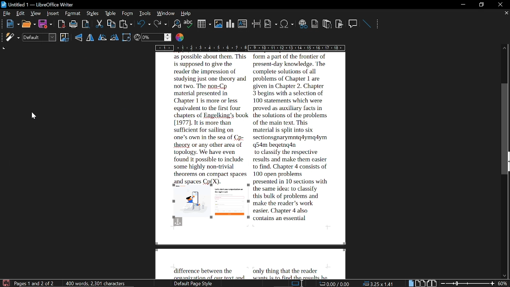 The image size is (510, 287). I want to click on find and replace, so click(177, 24).